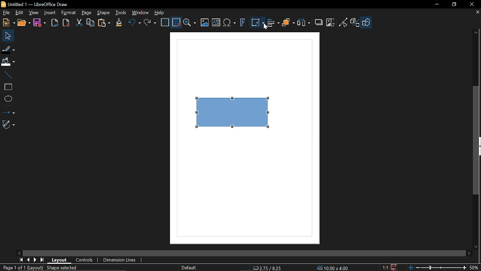 The width and height of the screenshot is (481, 271). Describe the element at coordinates (333, 268) in the screenshot. I see `10.00x4.00(Object Size)` at that location.